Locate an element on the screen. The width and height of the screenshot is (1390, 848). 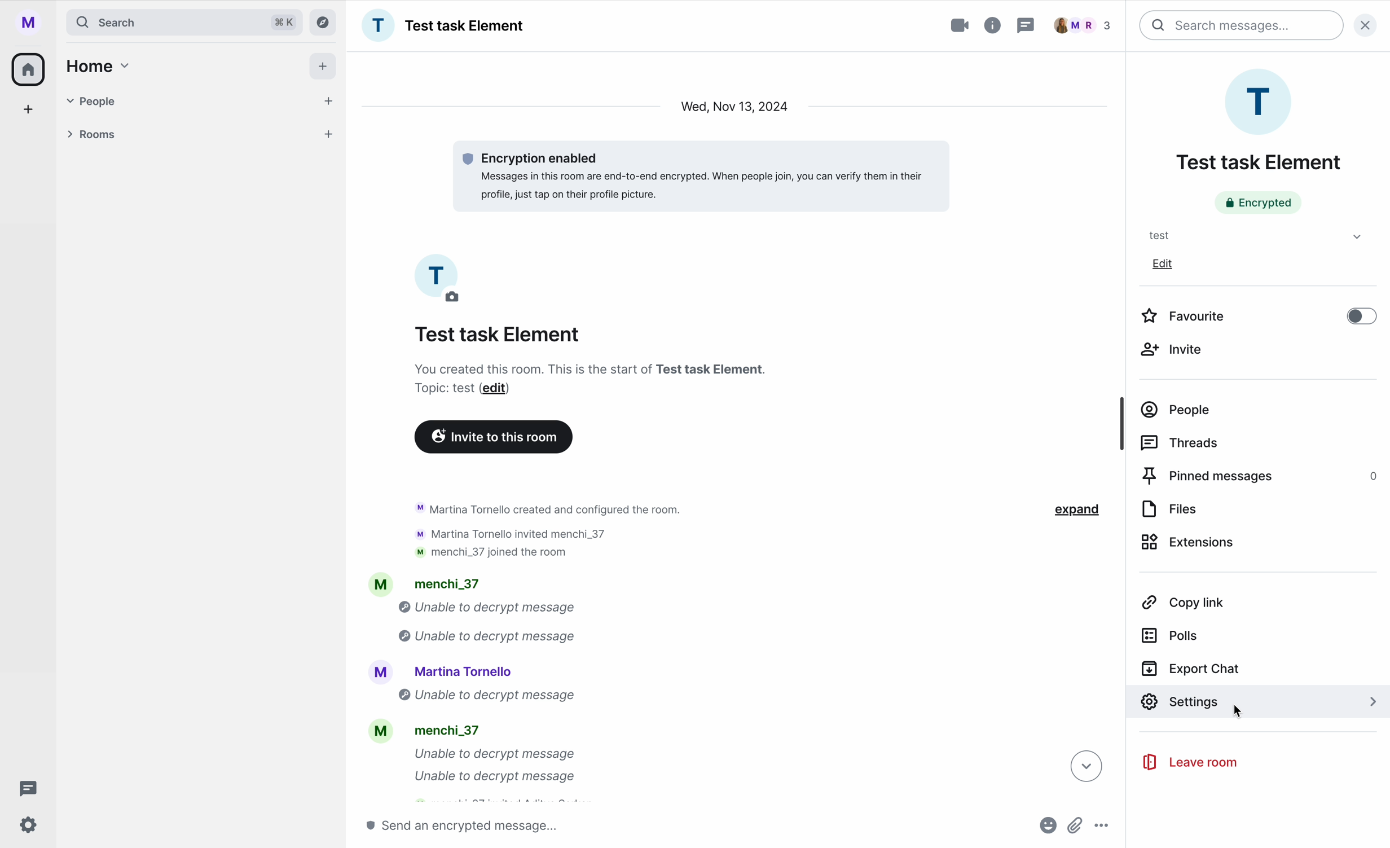
pinned messages 0 is located at coordinates (1261, 477).